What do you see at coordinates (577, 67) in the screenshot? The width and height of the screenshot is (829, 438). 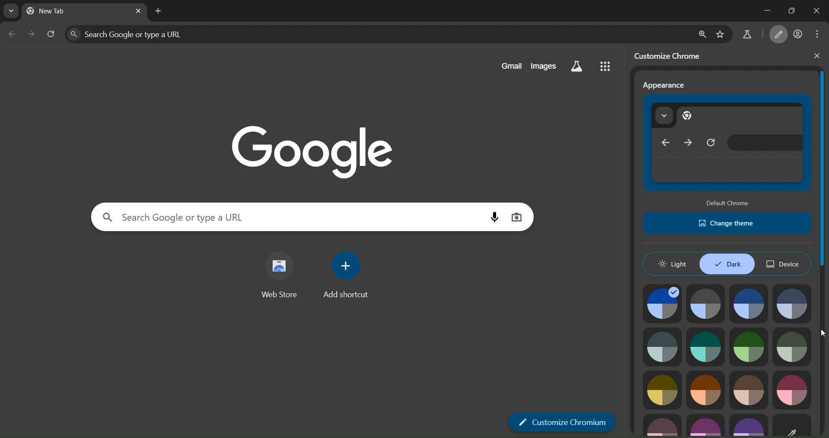 I see `search labs` at bounding box center [577, 67].